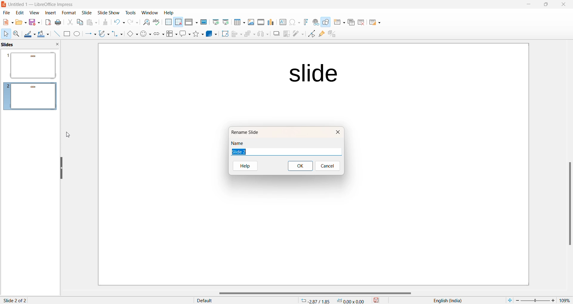 This screenshot has width=573, height=304. I want to click on close, so click(563, 5).